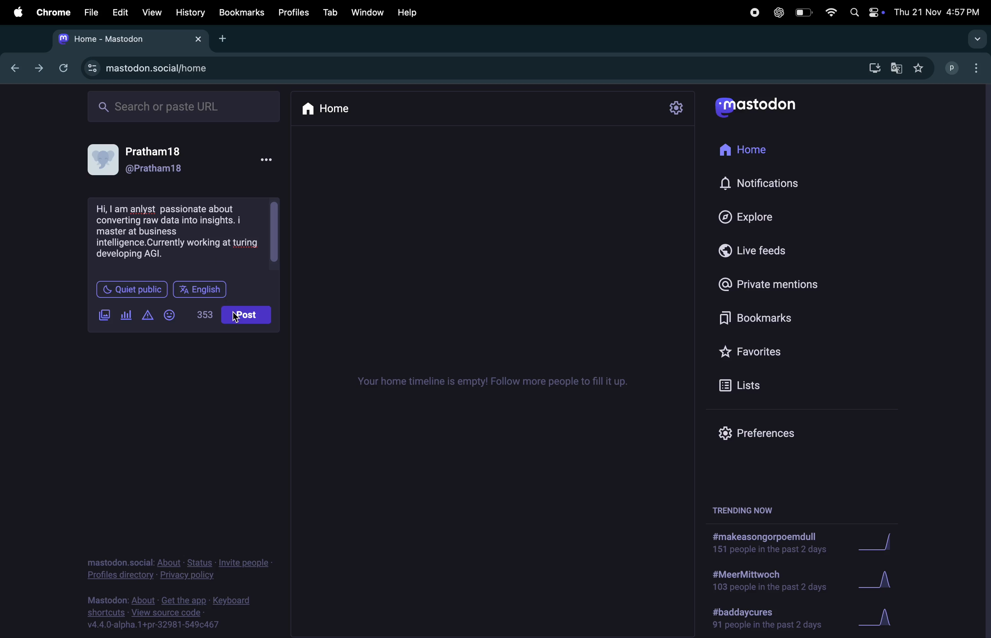  What do you see at coordinates (675, 109) in the screenshot?
I see `setting` at bounding box center [675, 109].